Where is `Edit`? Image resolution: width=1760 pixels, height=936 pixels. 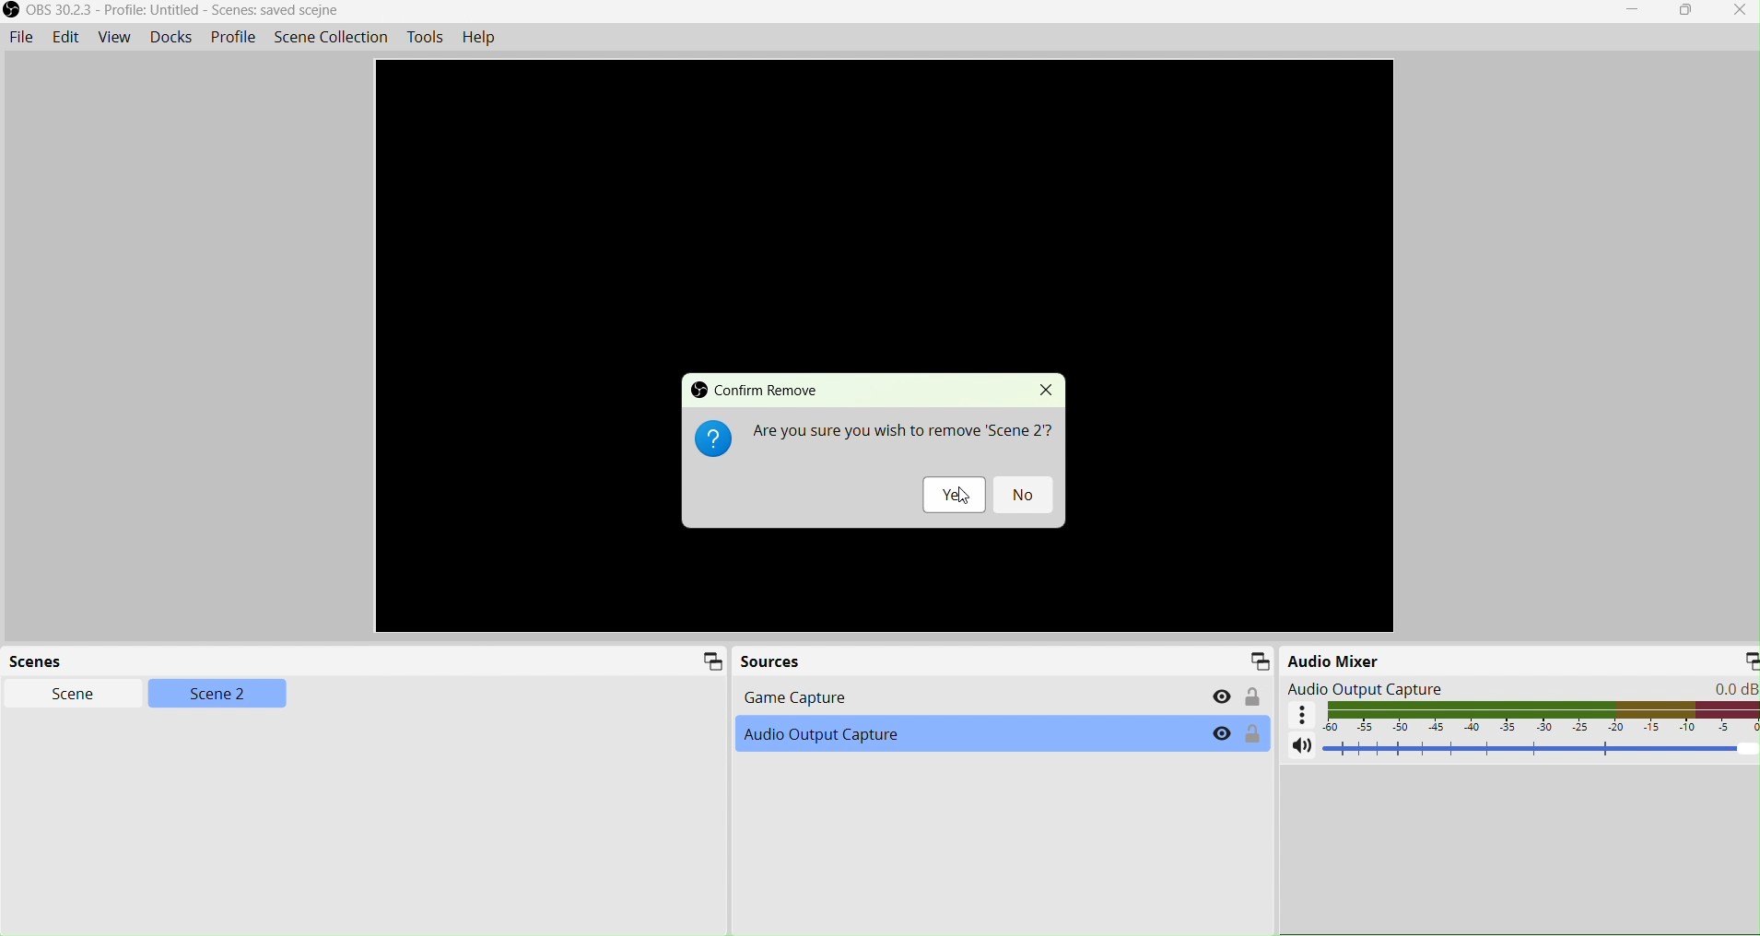
Edit is located at coordinates (65, 36).